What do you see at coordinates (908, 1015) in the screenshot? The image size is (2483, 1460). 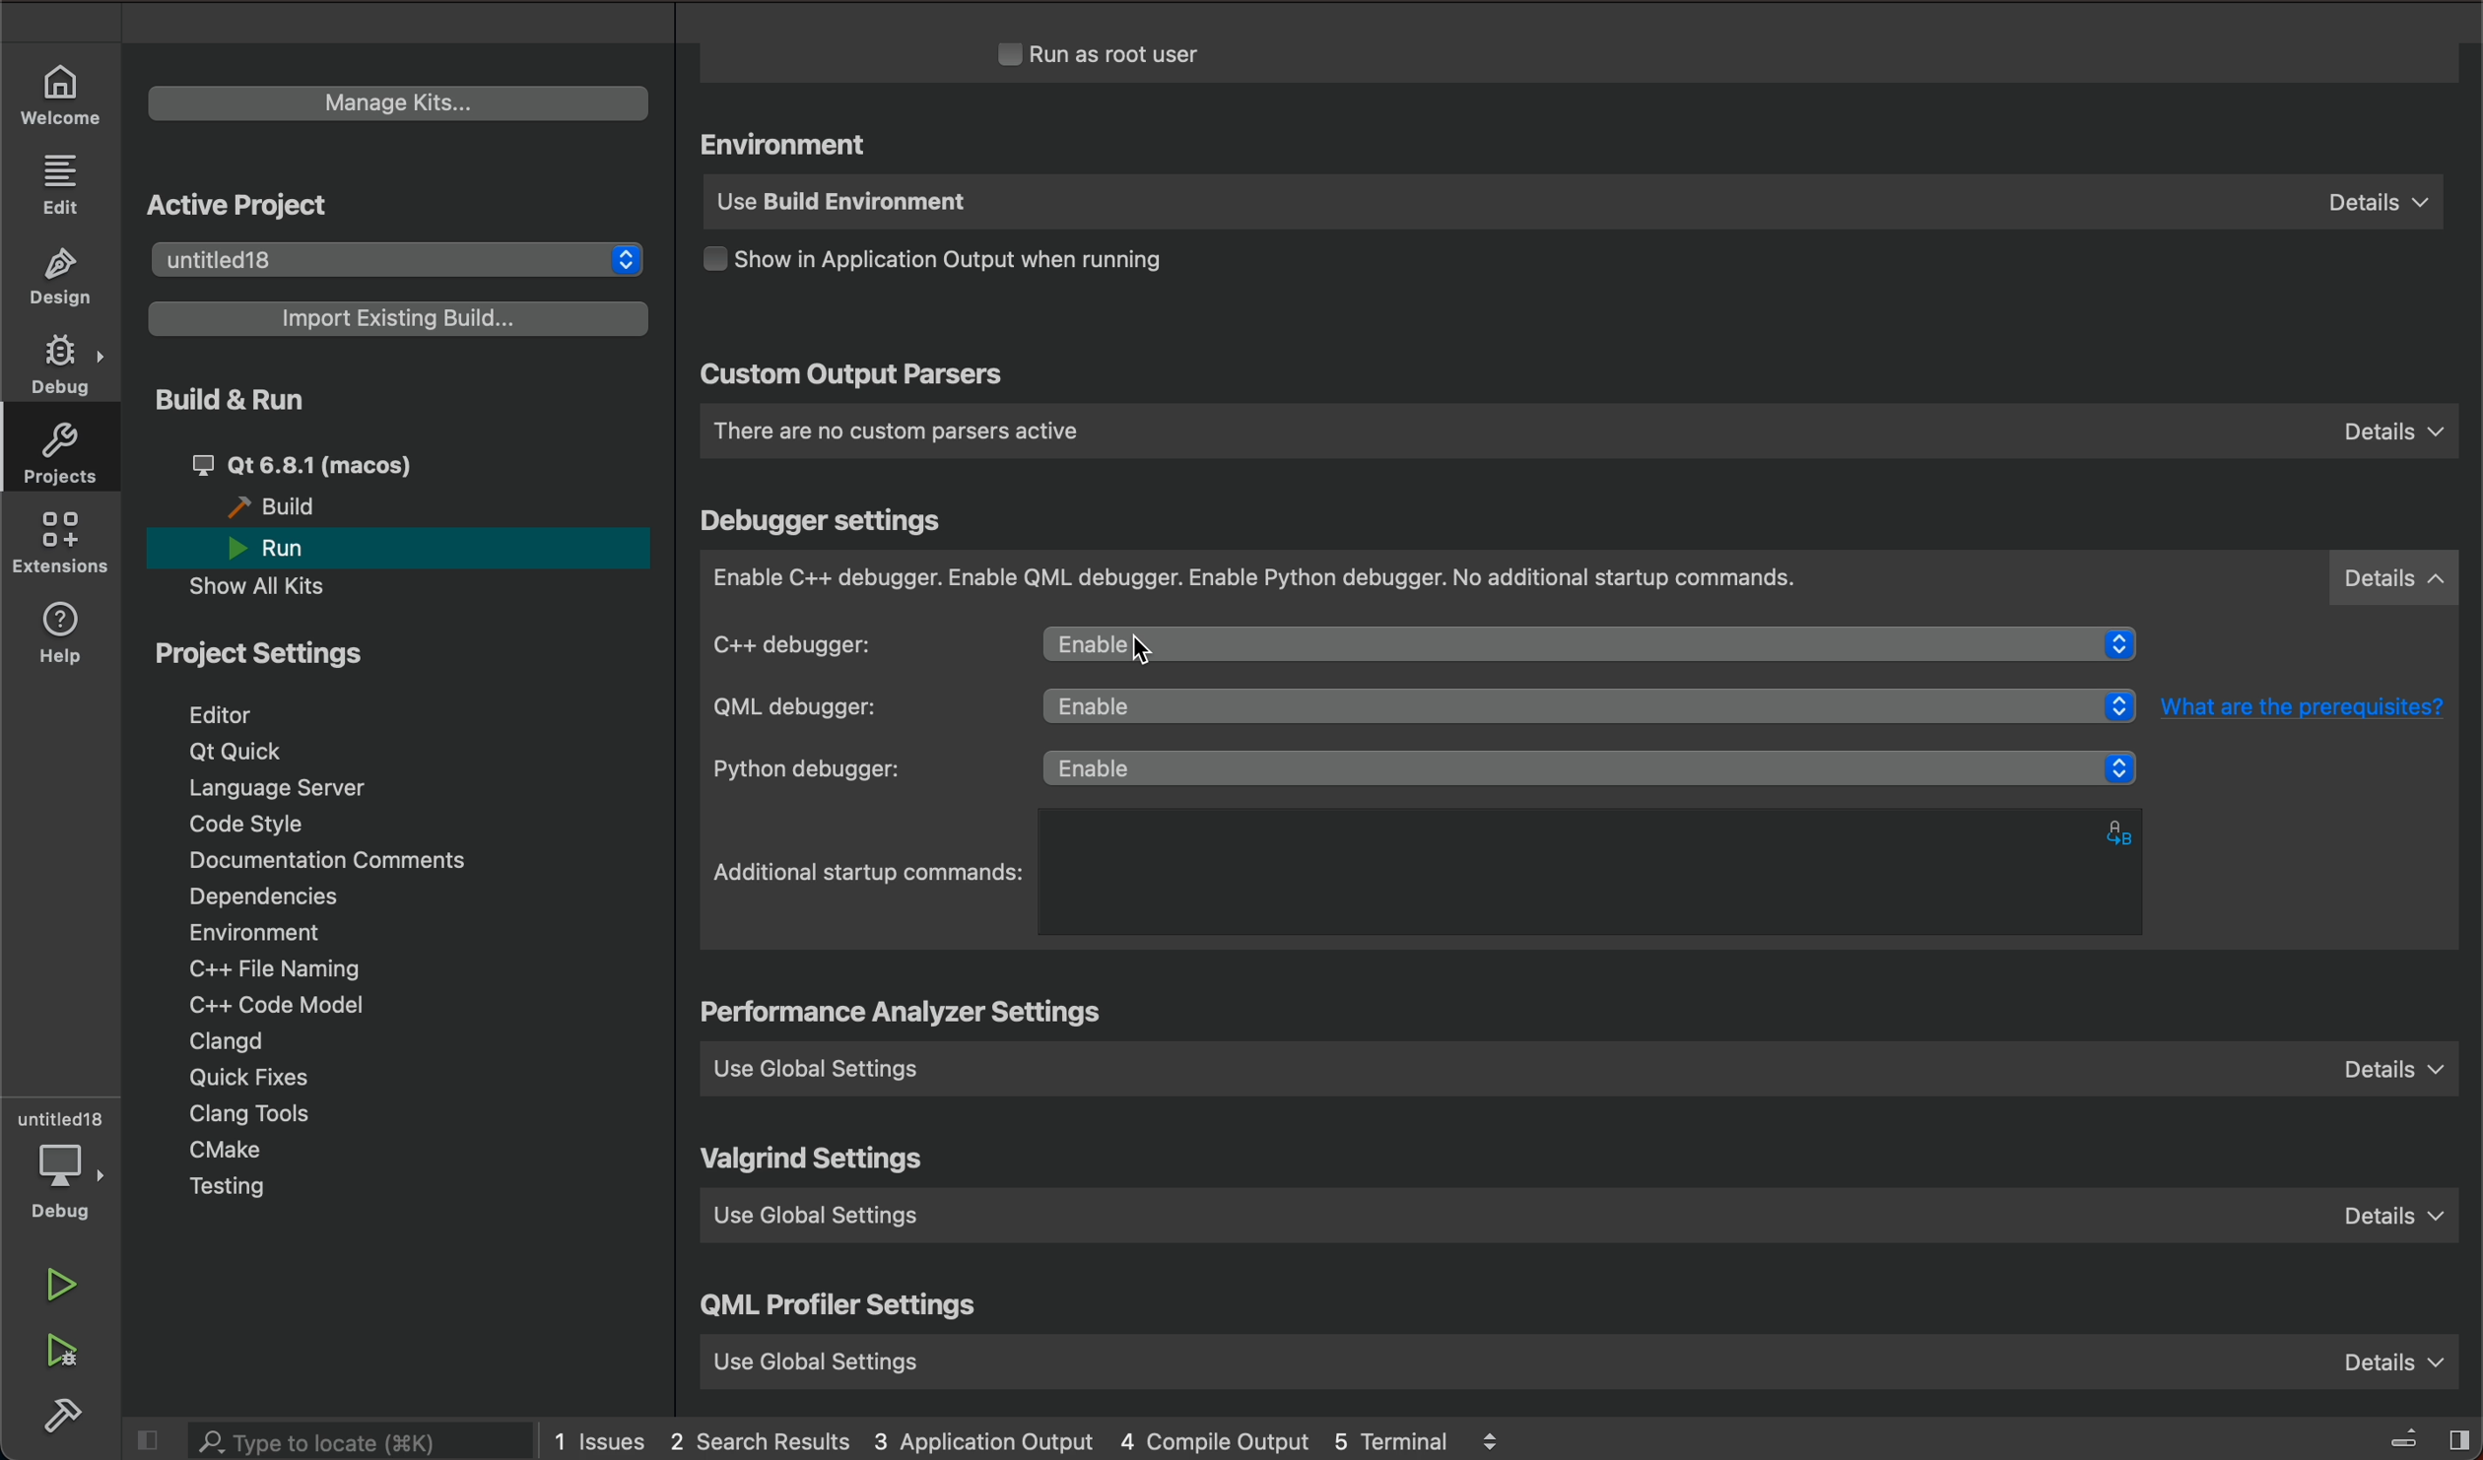 I see `settings` at bounding box center [908, 1015].